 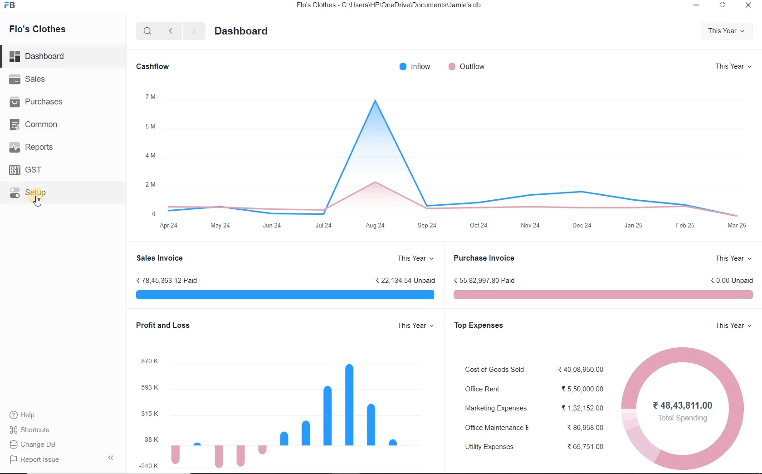 What do you see at coordinates (63, 192) in the screenshot?
I see `Setup` at bounding box center [63, 192].